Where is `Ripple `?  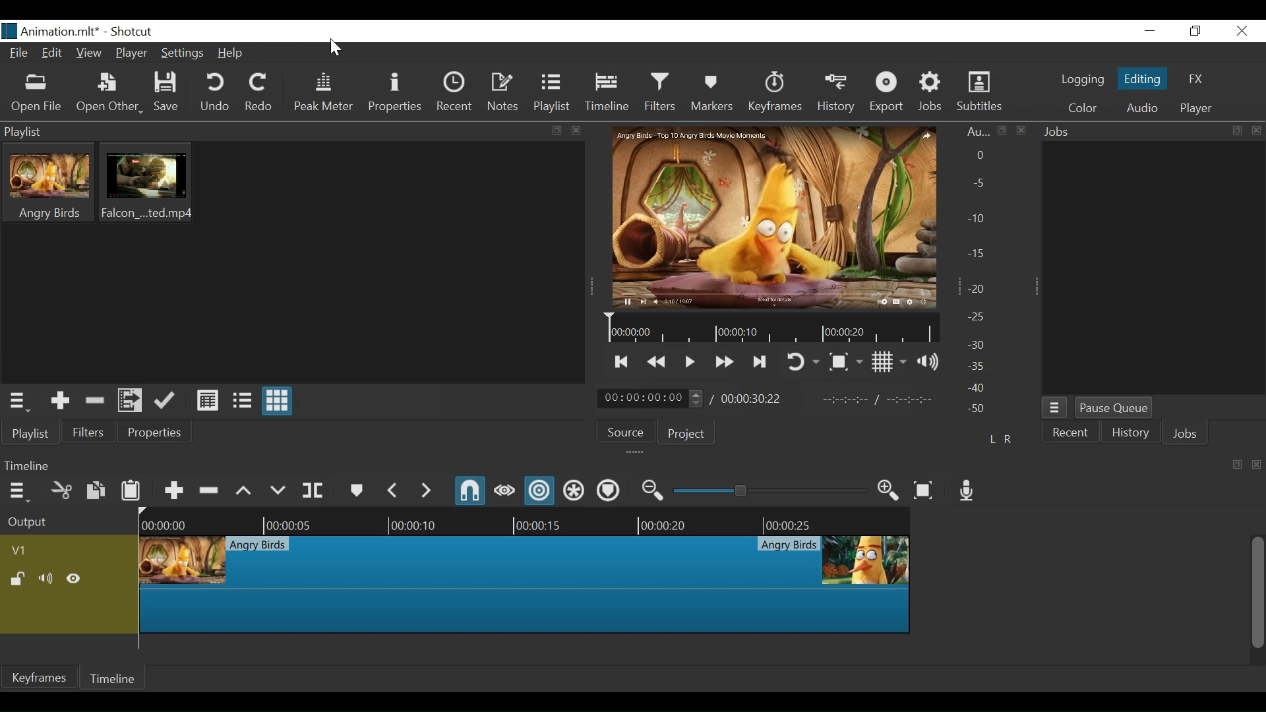 Ripple  is located at coordinates (540, 491).